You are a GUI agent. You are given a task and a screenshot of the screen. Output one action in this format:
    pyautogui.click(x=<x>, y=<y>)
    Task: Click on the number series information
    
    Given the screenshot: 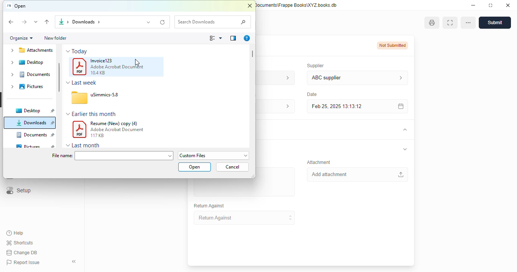 What is the action you would take?
    pyautogui.click(x=285, y=77)
    